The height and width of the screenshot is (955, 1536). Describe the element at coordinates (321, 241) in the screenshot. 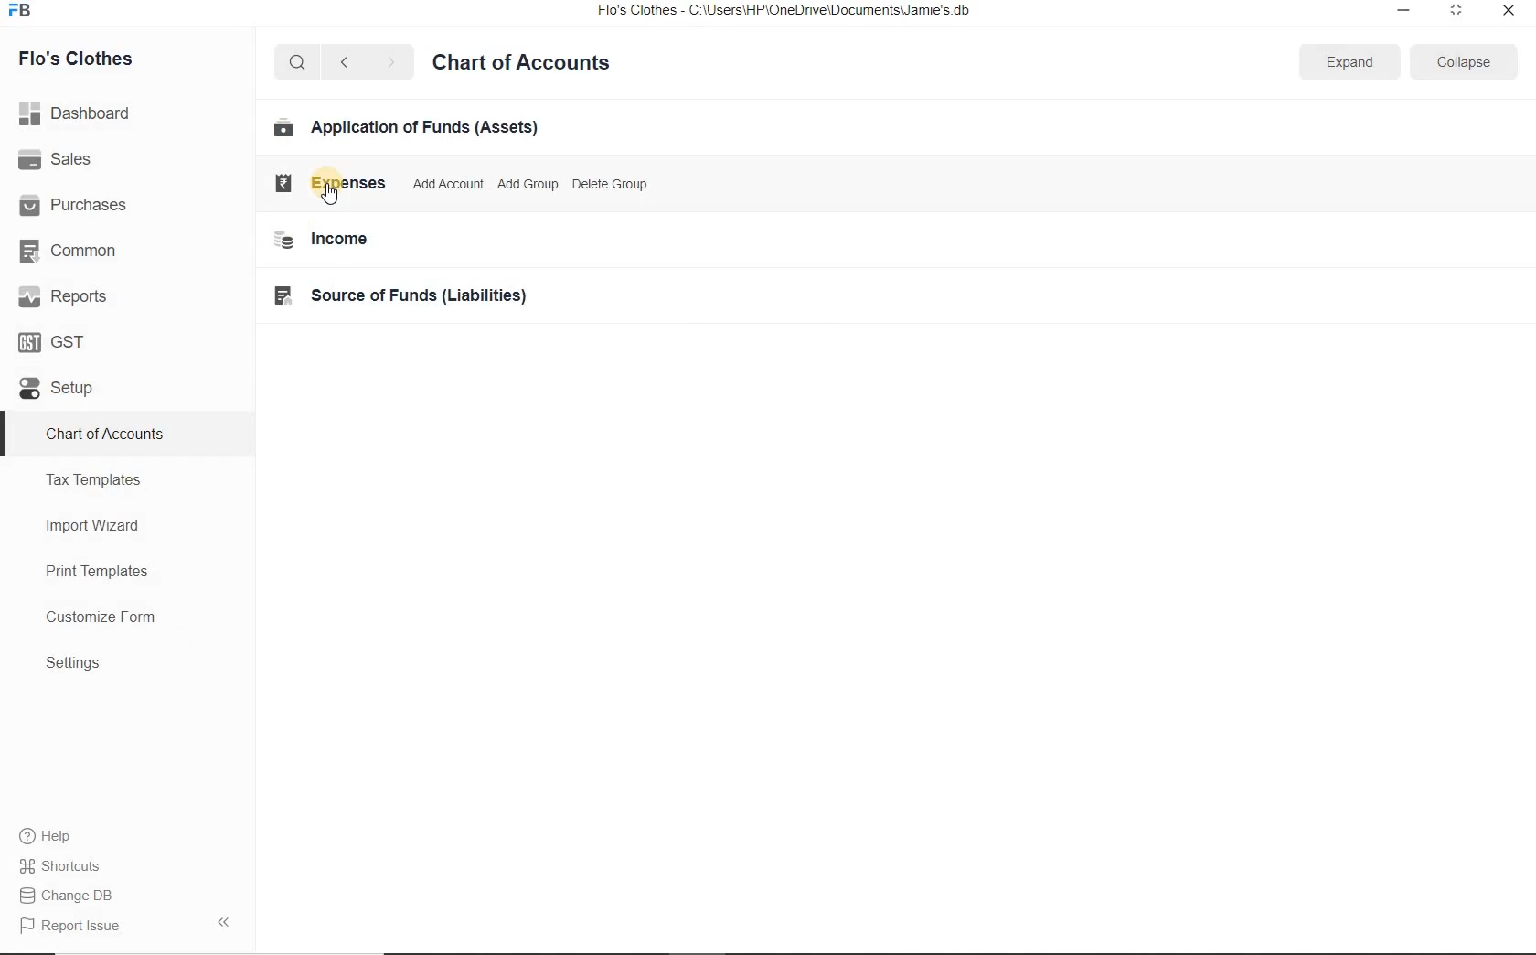

I see `Income` at that location.